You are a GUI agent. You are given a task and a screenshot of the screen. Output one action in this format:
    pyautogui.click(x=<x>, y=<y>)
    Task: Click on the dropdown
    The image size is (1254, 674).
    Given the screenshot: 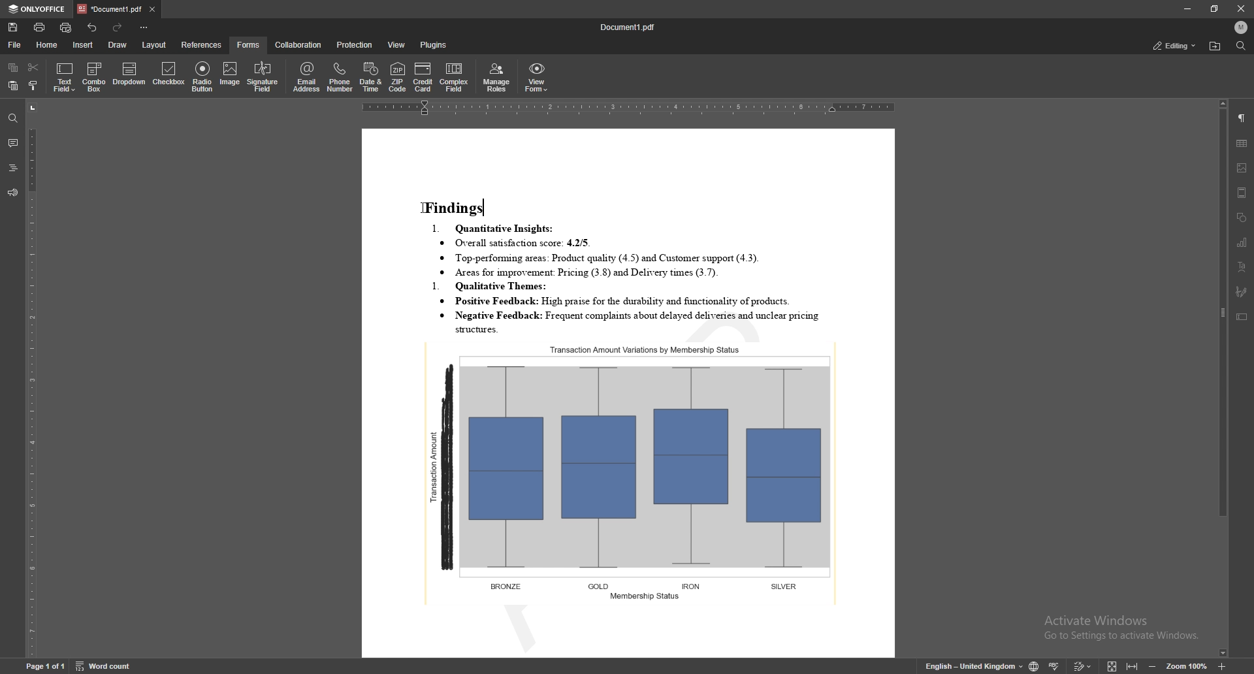 What is the action you would take?
    pyautogui.click(x=130, y=76)
    